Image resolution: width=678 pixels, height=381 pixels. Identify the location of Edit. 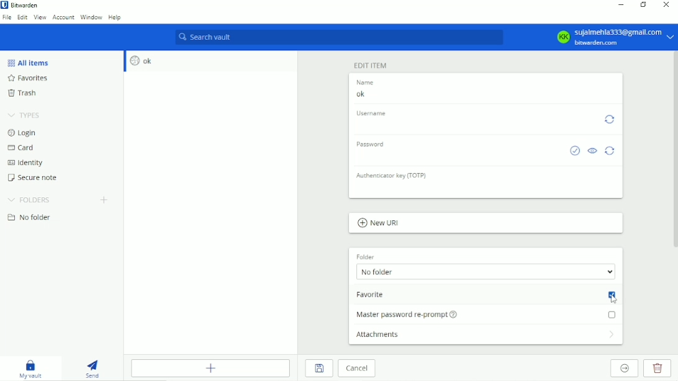
(21, 17).